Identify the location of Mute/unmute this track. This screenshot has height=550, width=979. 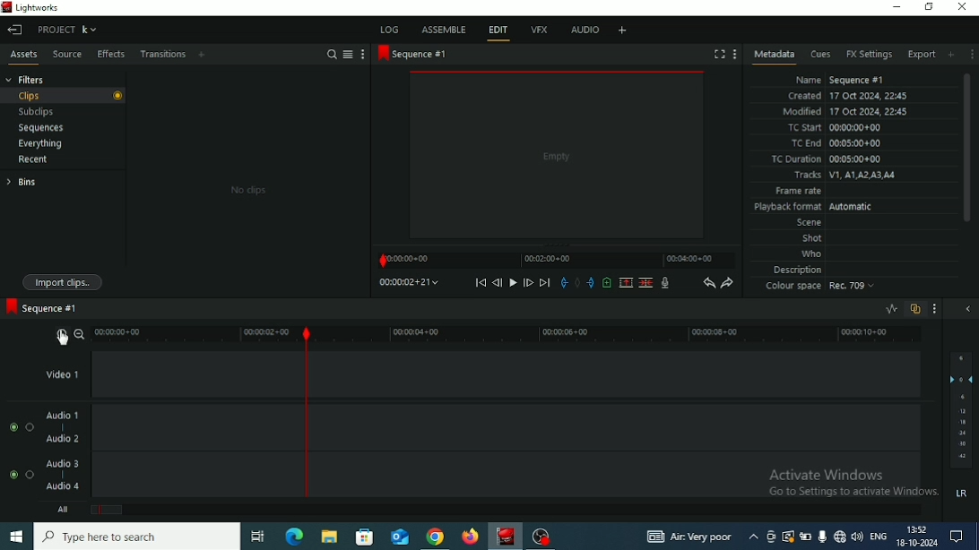
(14, 426).